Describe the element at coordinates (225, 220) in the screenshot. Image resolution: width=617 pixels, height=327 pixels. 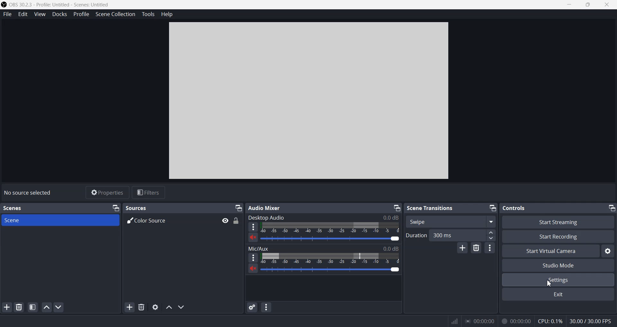
I see `Eye` at that location.